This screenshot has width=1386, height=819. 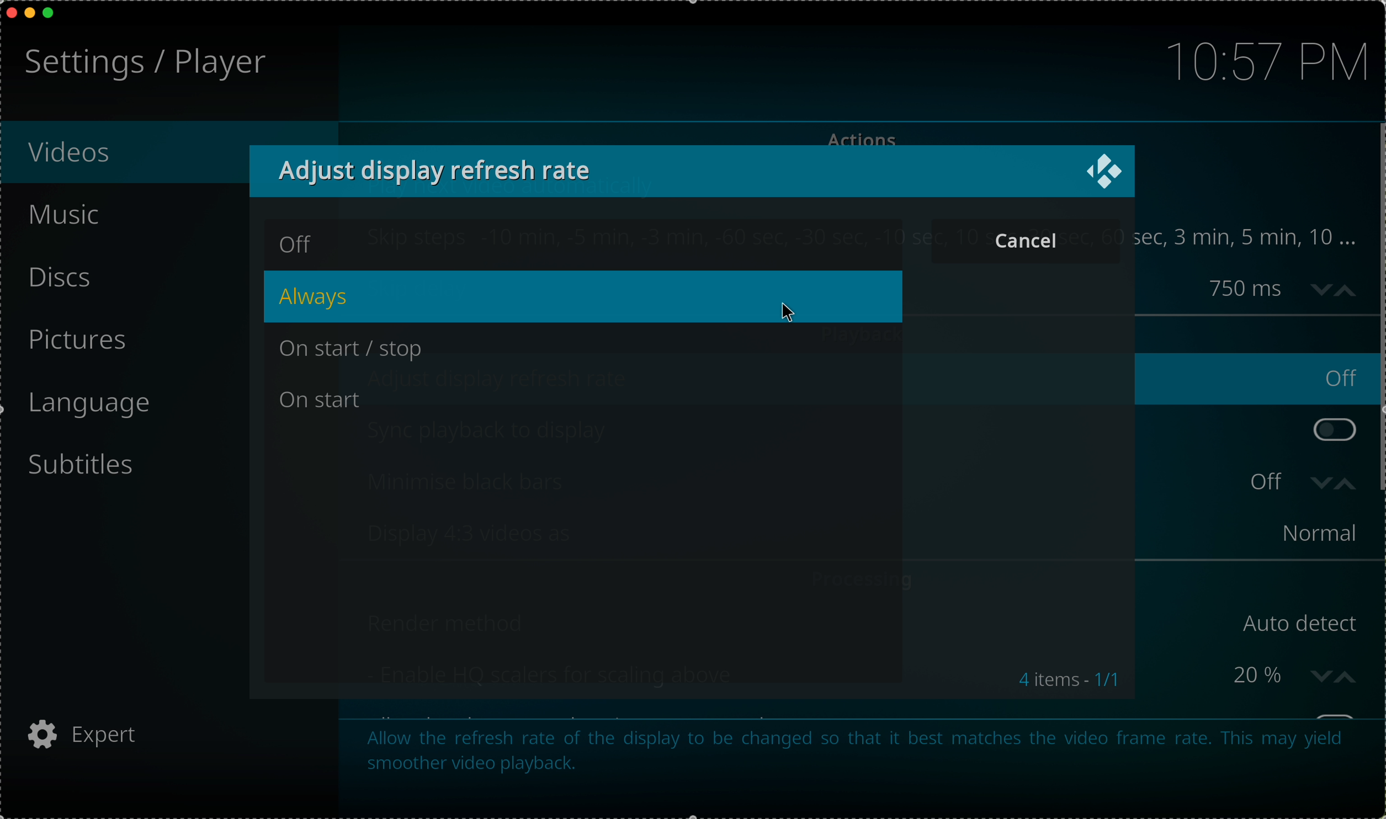 What do you see at coordinates (54, 14) in the screenshot?
I see `maximize ` at bounding box center [54, 14].